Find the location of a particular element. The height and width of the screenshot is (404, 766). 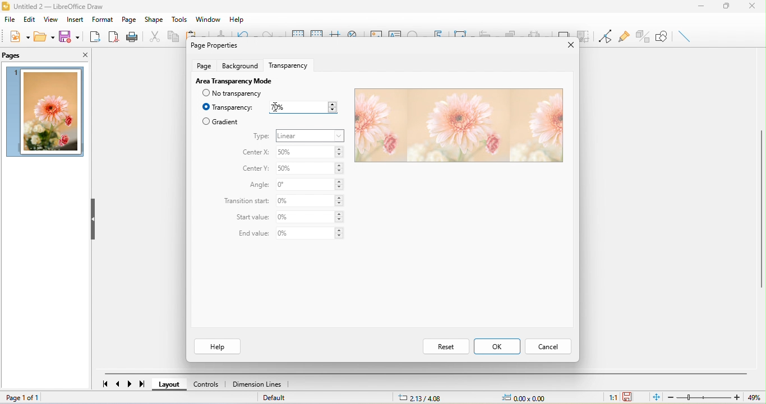

close is located at coordinates (755, 8).